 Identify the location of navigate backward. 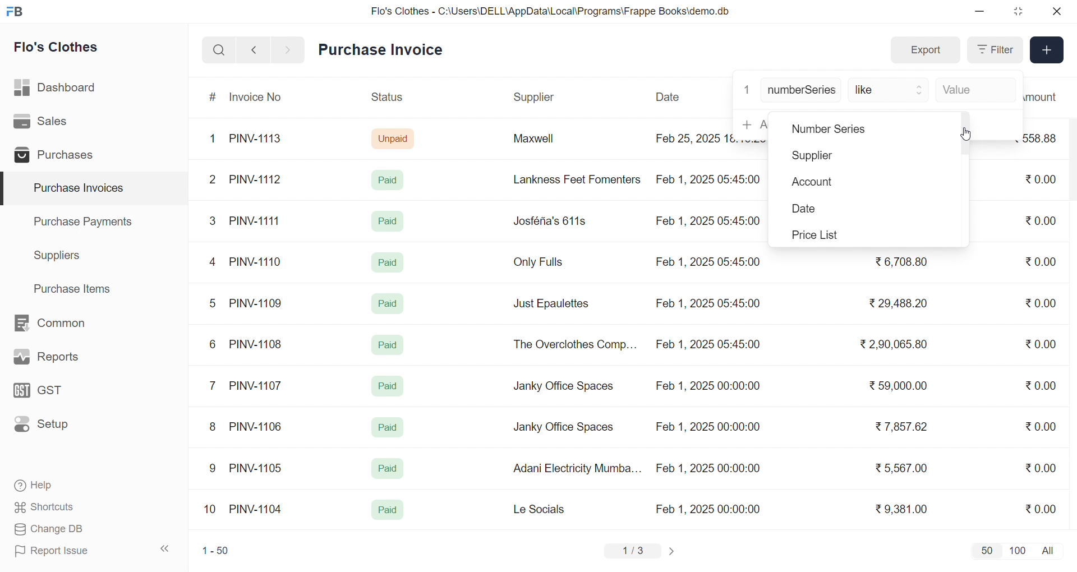
(254, 49).